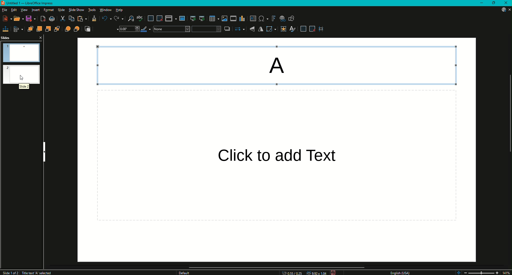  What do you see at coordinates (43, 19) in the screenshot?
I see `Export Directly as PDF` at bounding box center [43, 19].